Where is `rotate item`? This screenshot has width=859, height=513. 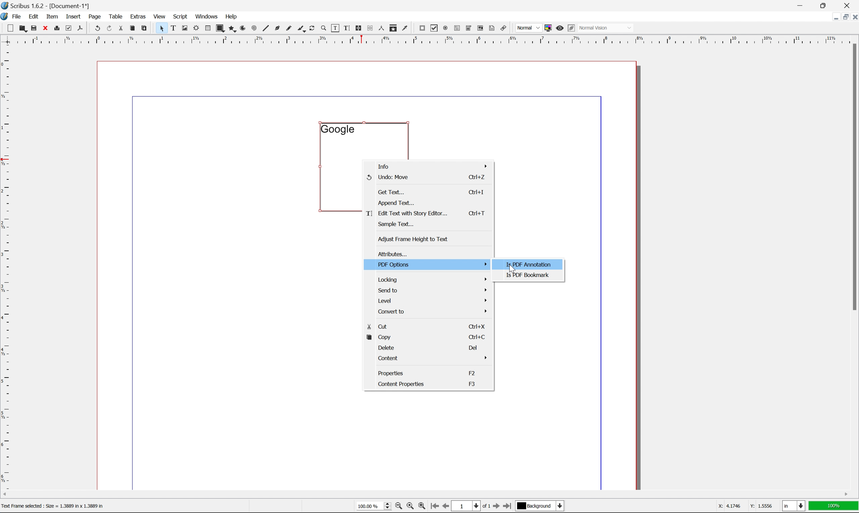 rotate item is located at coordinates (312, 29).